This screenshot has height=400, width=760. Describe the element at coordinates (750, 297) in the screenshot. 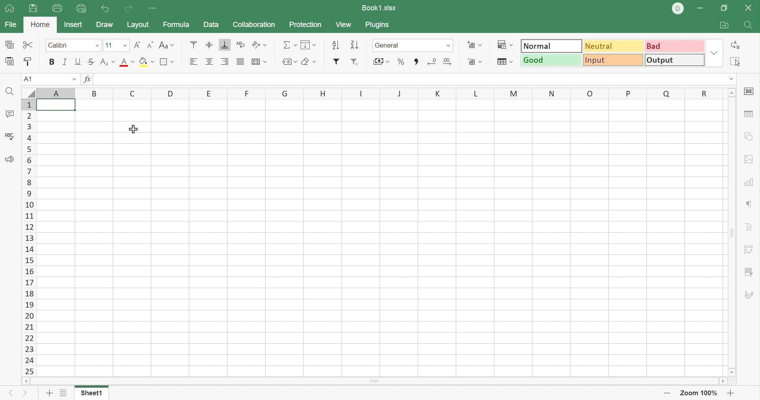

I see `Signature settings` at that location.